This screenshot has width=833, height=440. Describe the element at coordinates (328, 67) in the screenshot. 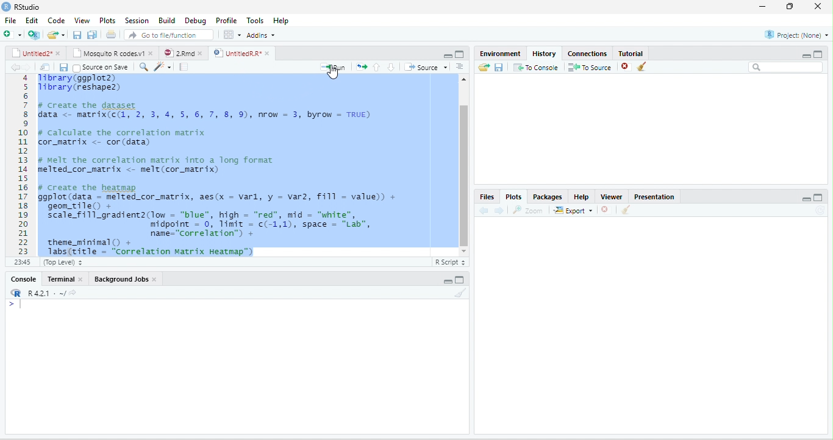

I see `+ Run` at that location.